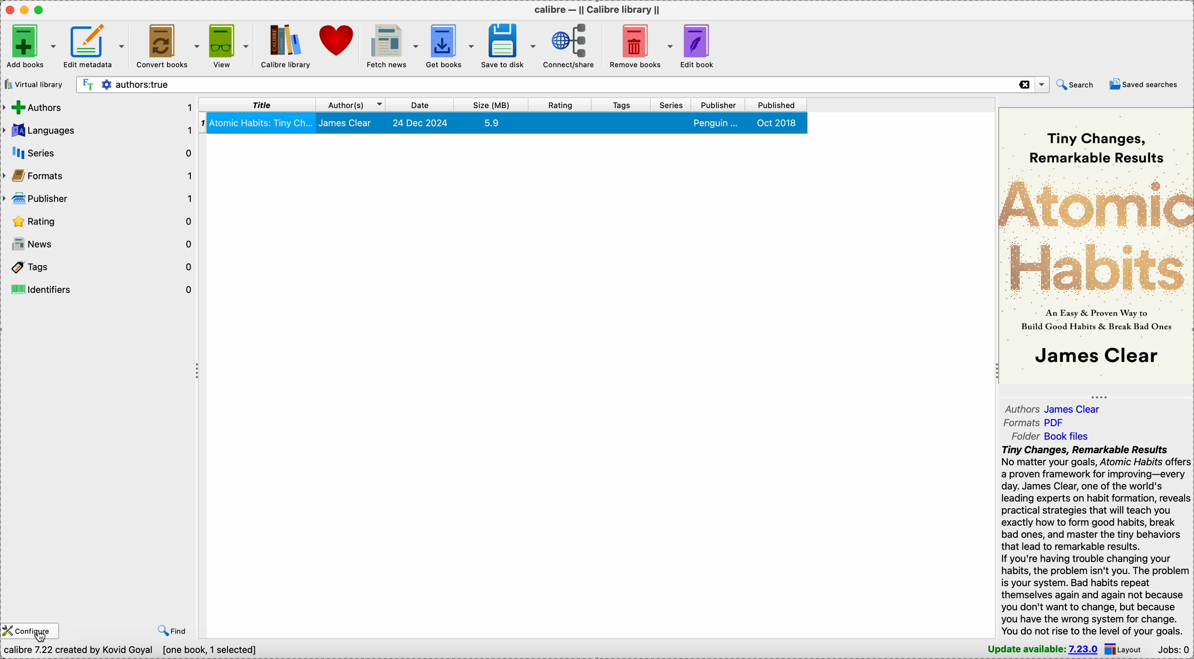  Describe the element at coordinates (99, 221) in the screenshot. I see `rating` at that location.